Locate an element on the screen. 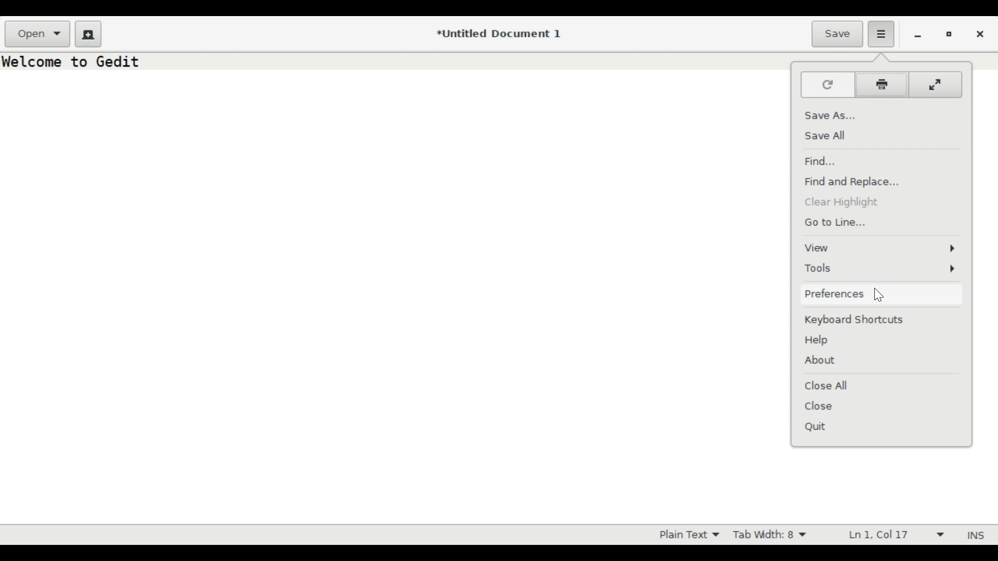 This screenshot has width=998, height=561. Reload is located at coordinates (828, 85).